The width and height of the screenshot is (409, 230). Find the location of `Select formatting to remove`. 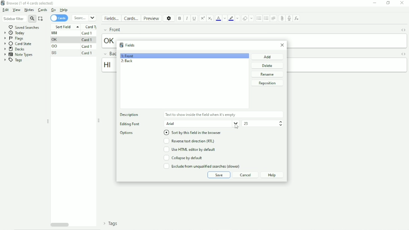

Select formatting to remove is located at coordinates (252, 18).